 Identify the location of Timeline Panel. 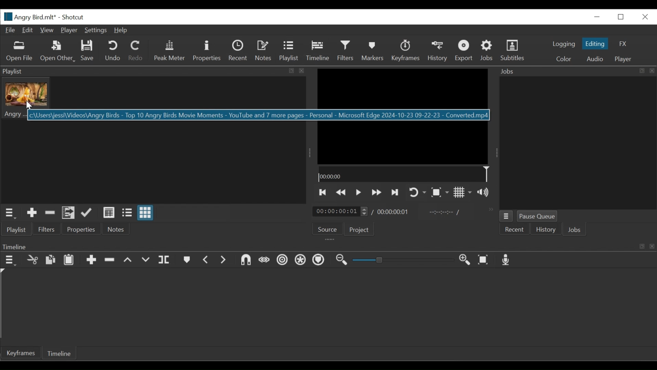
(326, 246).